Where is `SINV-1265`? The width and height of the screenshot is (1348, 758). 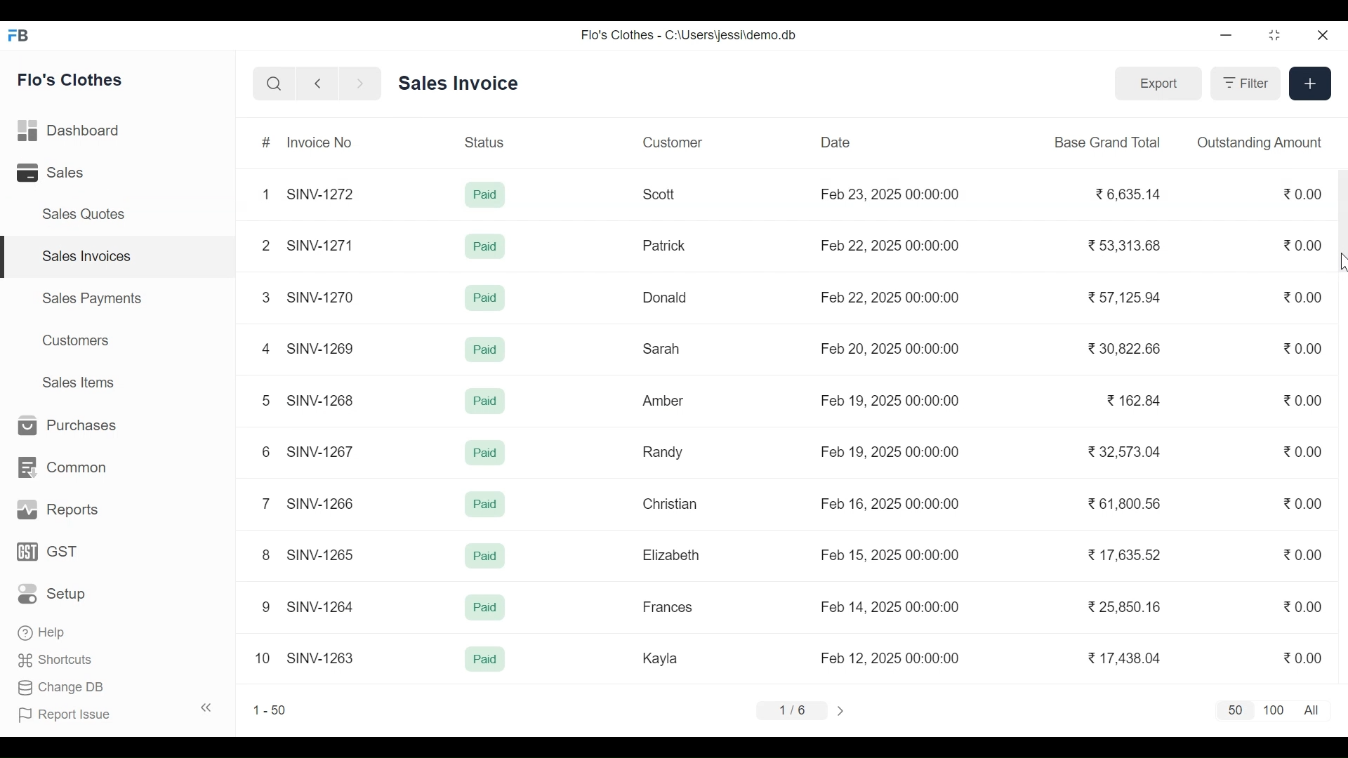
SINV-1265 is located at coordinates (322, 555).